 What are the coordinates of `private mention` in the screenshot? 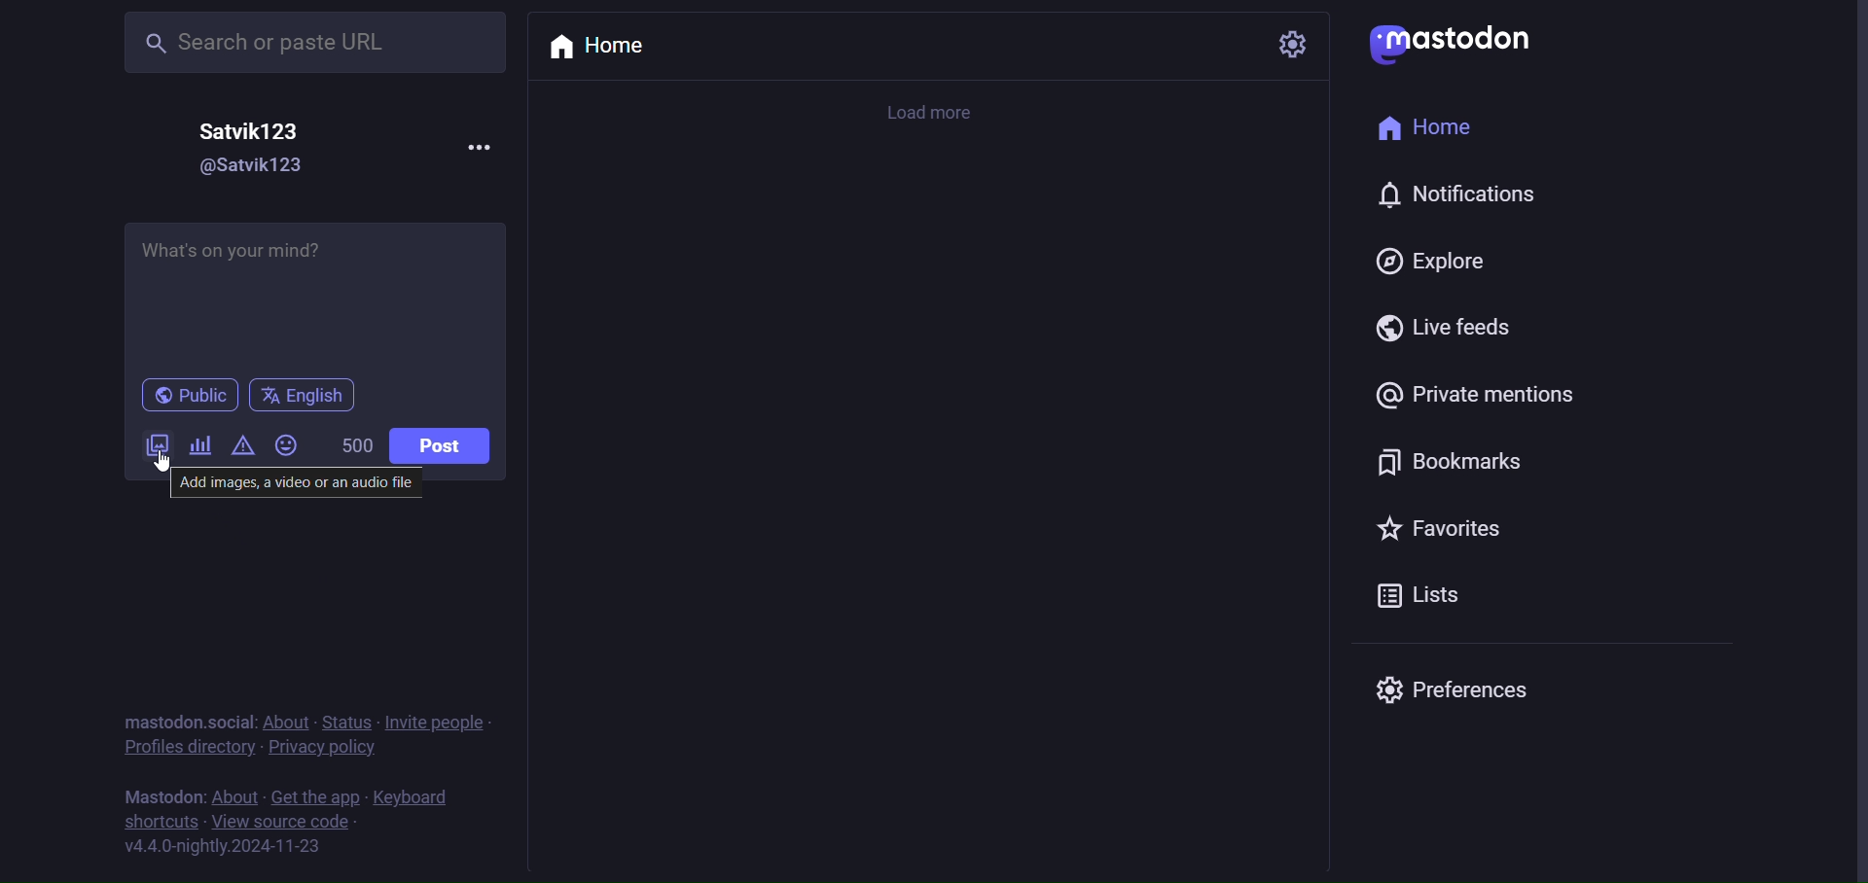 It's located at (1470, 393).